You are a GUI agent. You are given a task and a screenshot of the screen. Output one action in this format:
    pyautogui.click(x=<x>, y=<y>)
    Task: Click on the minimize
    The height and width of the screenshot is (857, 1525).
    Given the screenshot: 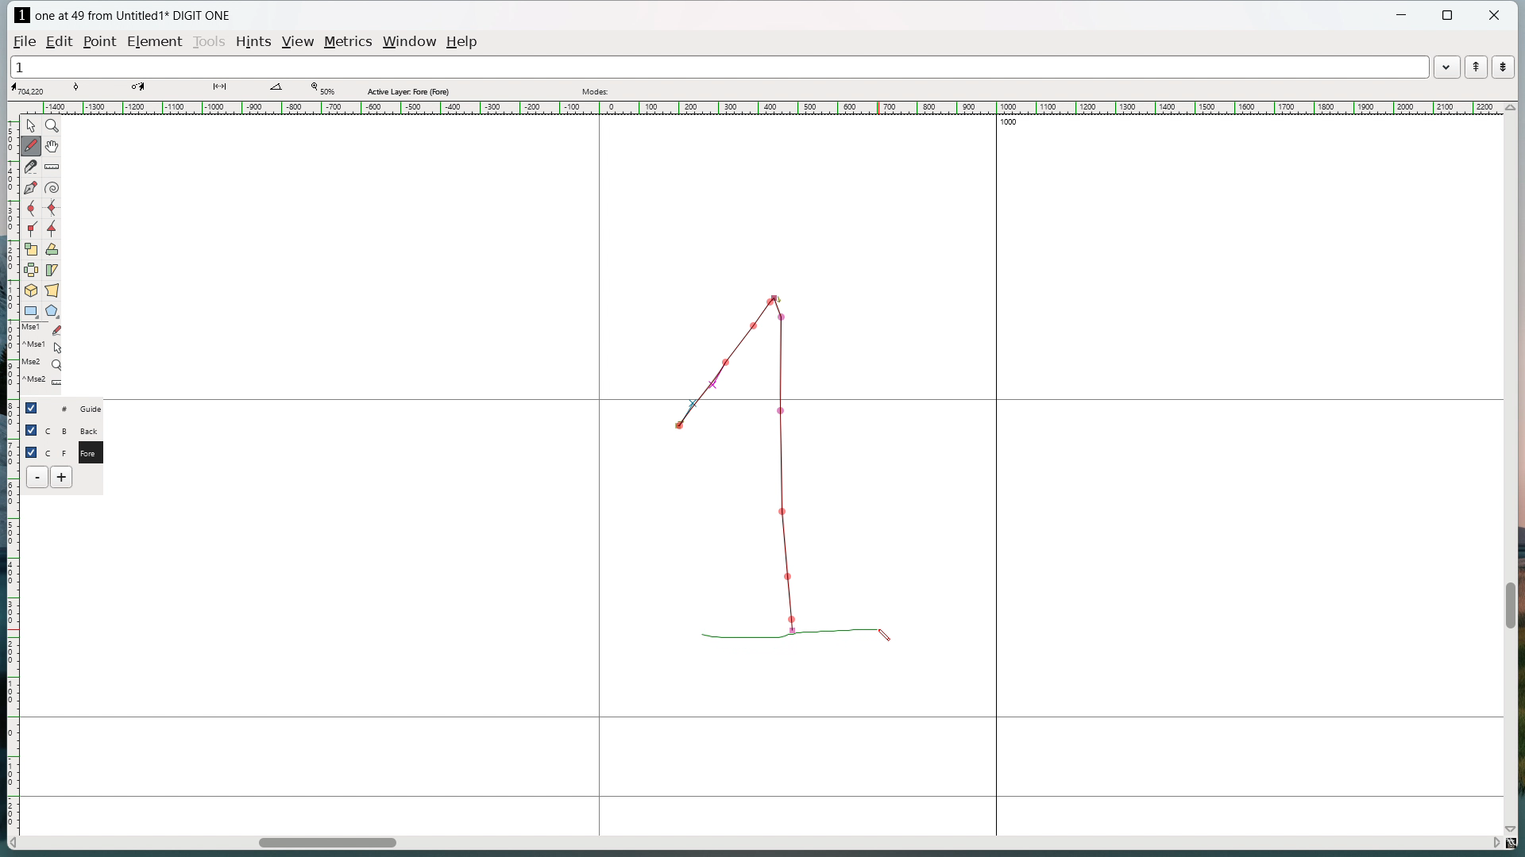 What is the action you would take?
    pyautogui.click(x=1403, y=17)
    